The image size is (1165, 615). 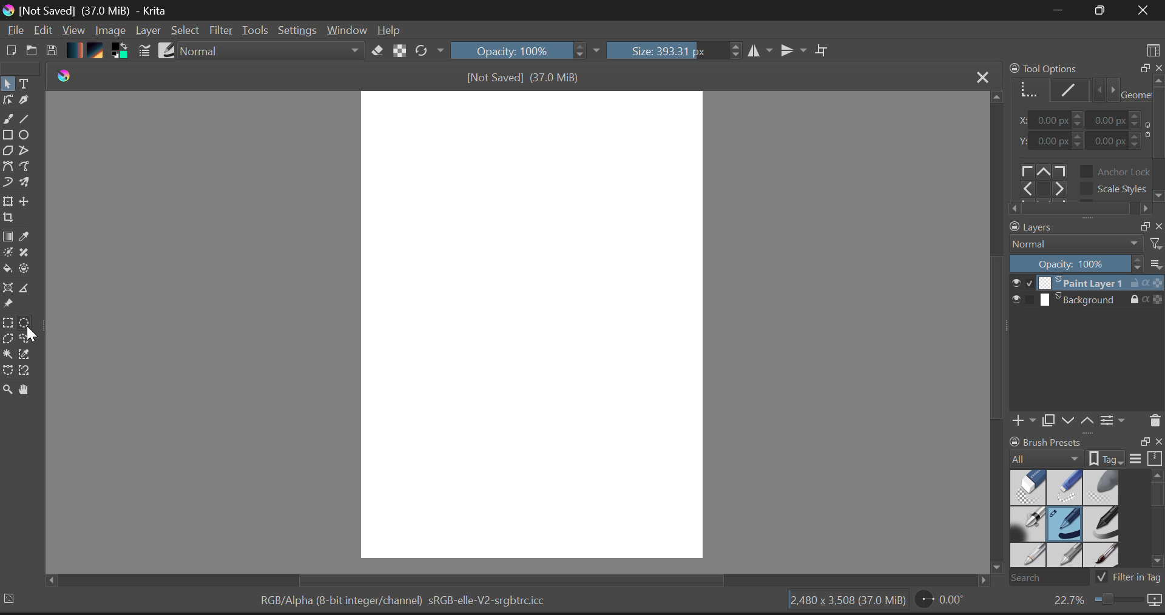 What do you see at coordinates (1106, 603) in the screenshot?
I see `Zoom` at bounding box center [1106, 603].